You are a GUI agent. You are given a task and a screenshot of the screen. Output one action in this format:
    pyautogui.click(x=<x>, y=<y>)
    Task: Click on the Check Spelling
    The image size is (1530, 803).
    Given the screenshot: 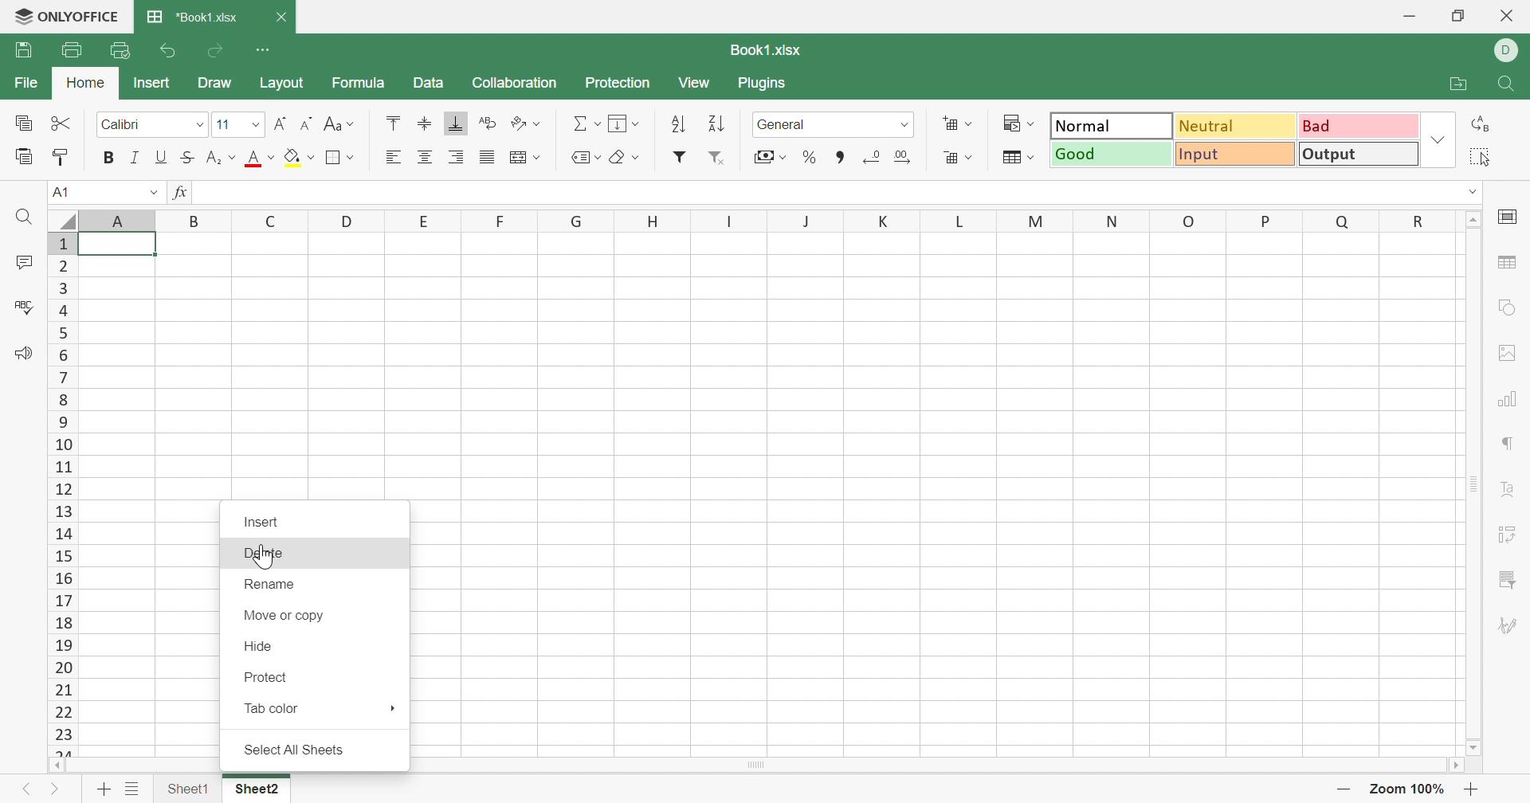 What is the action you would take?
    pyautogui.click(x=24, y=307)
    